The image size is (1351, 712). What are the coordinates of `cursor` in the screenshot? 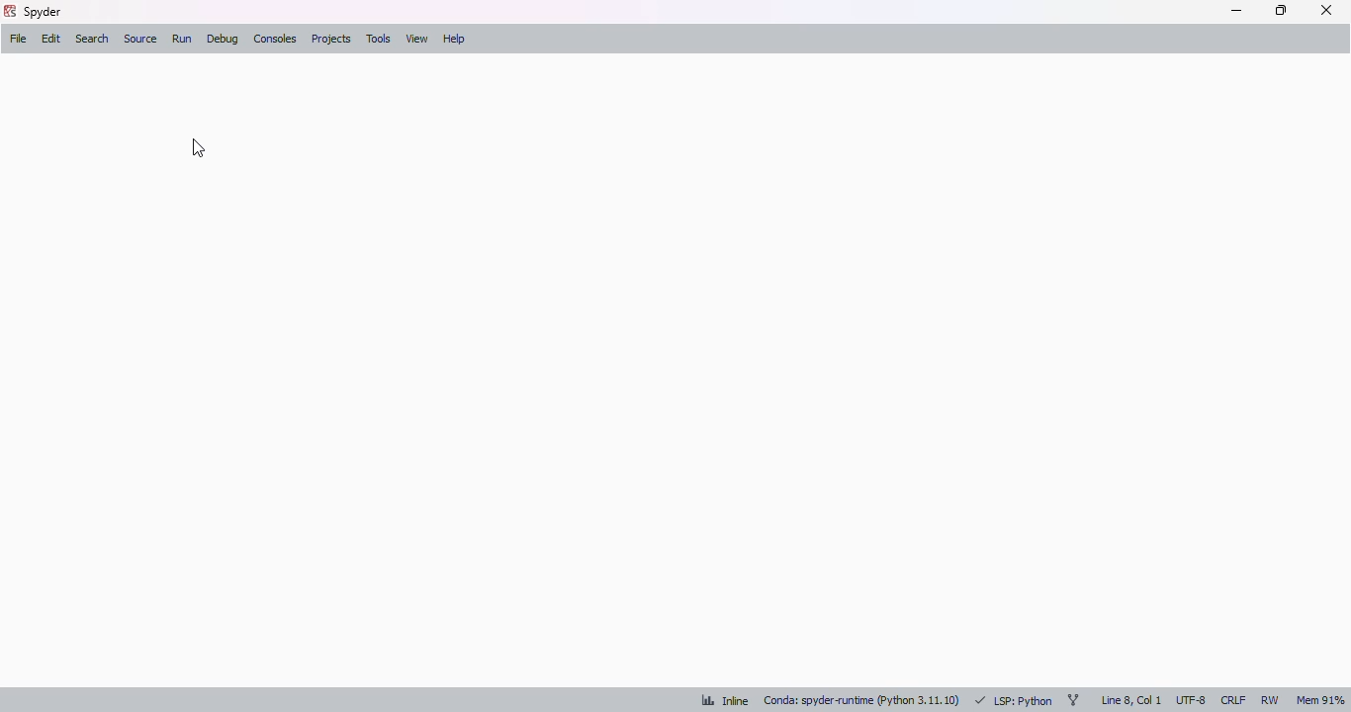 It's located at (198, 146).